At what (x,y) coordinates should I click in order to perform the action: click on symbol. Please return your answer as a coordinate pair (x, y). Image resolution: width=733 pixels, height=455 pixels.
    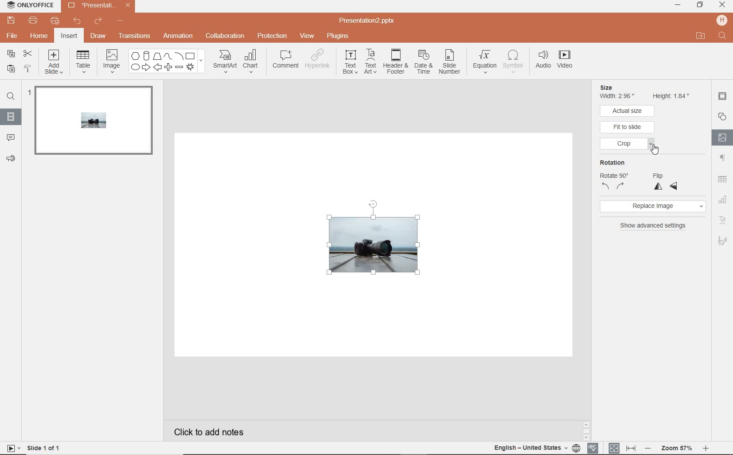
    Looking at the image, I should click on (514, 61).